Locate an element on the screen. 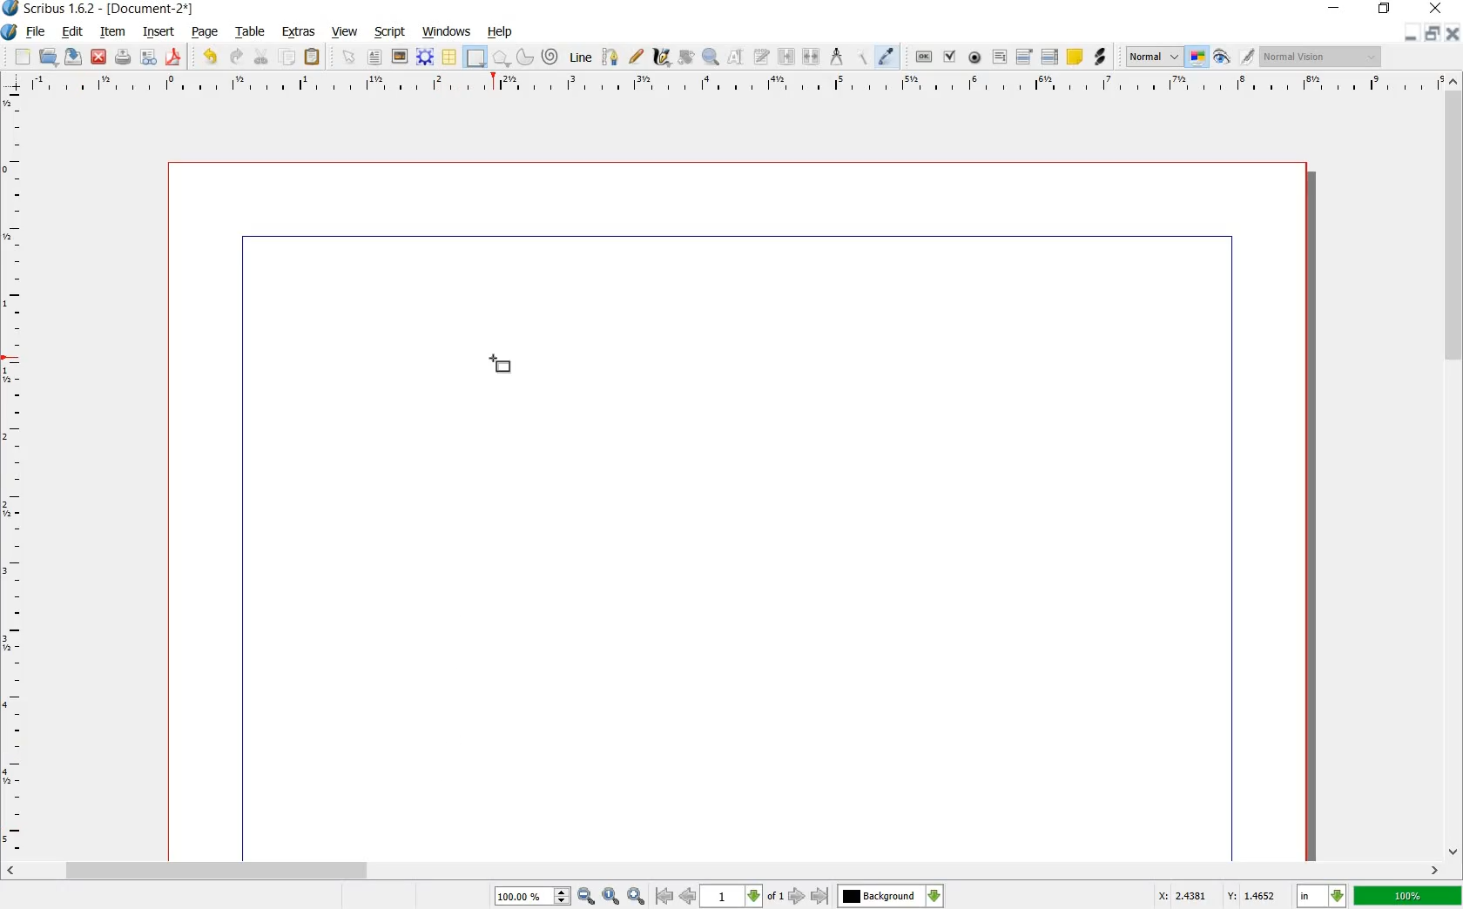 This screenshot has height=909, width=1463. NEW is located at coordinates (22, 57).